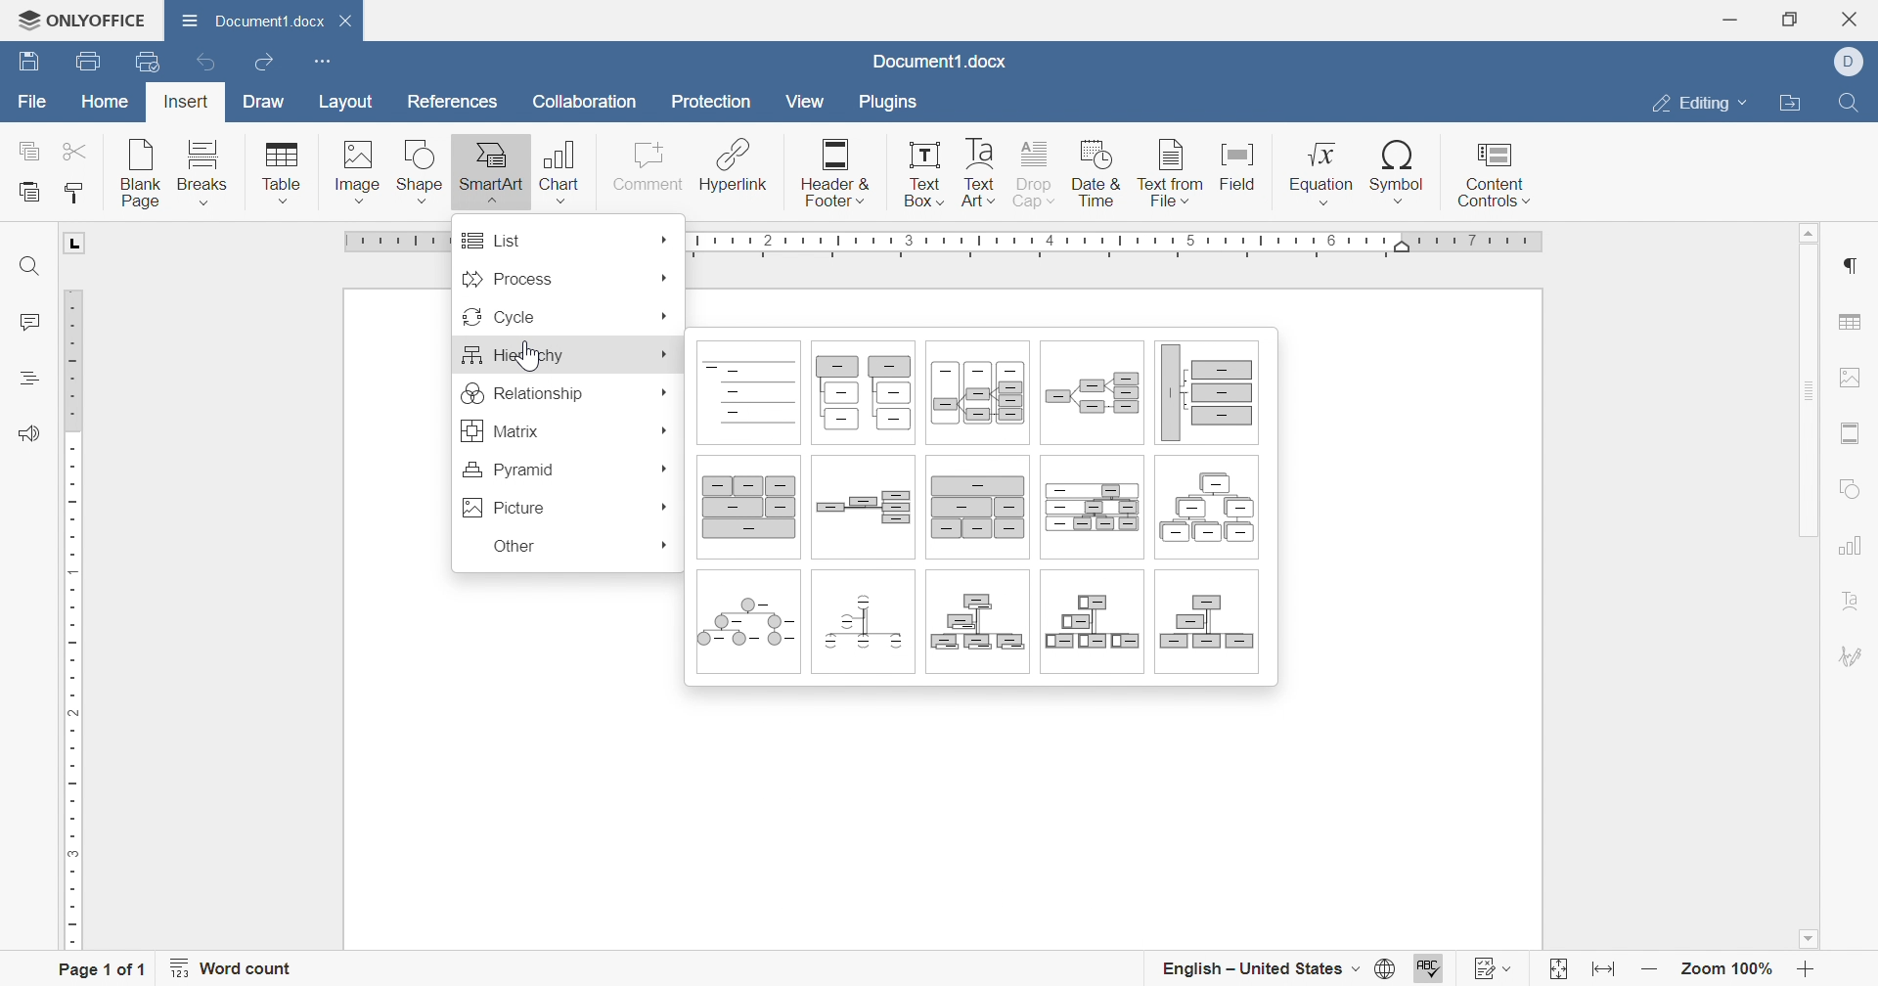 This screenshot has width=1878, height=986. Describe the element at coordinates (1788, 20) in the screenshot. I see `Restore down` at that location.